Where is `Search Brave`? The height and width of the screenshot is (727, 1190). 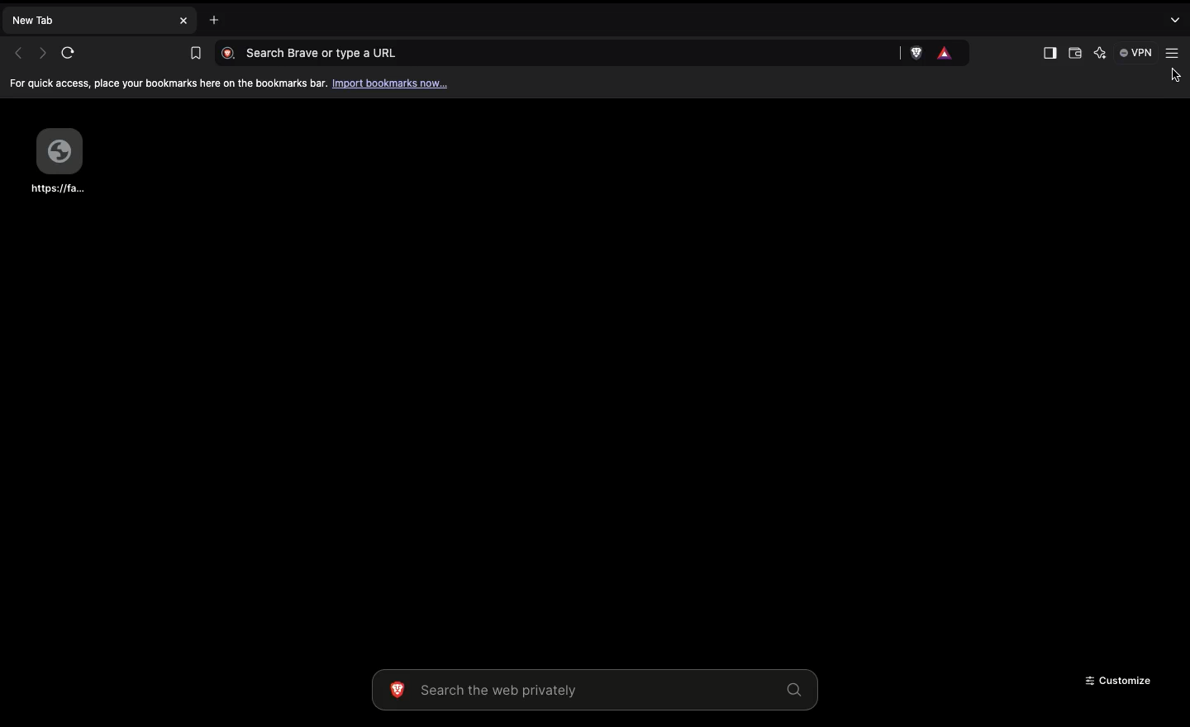
Search Brave is located at coordinates (555, 53).